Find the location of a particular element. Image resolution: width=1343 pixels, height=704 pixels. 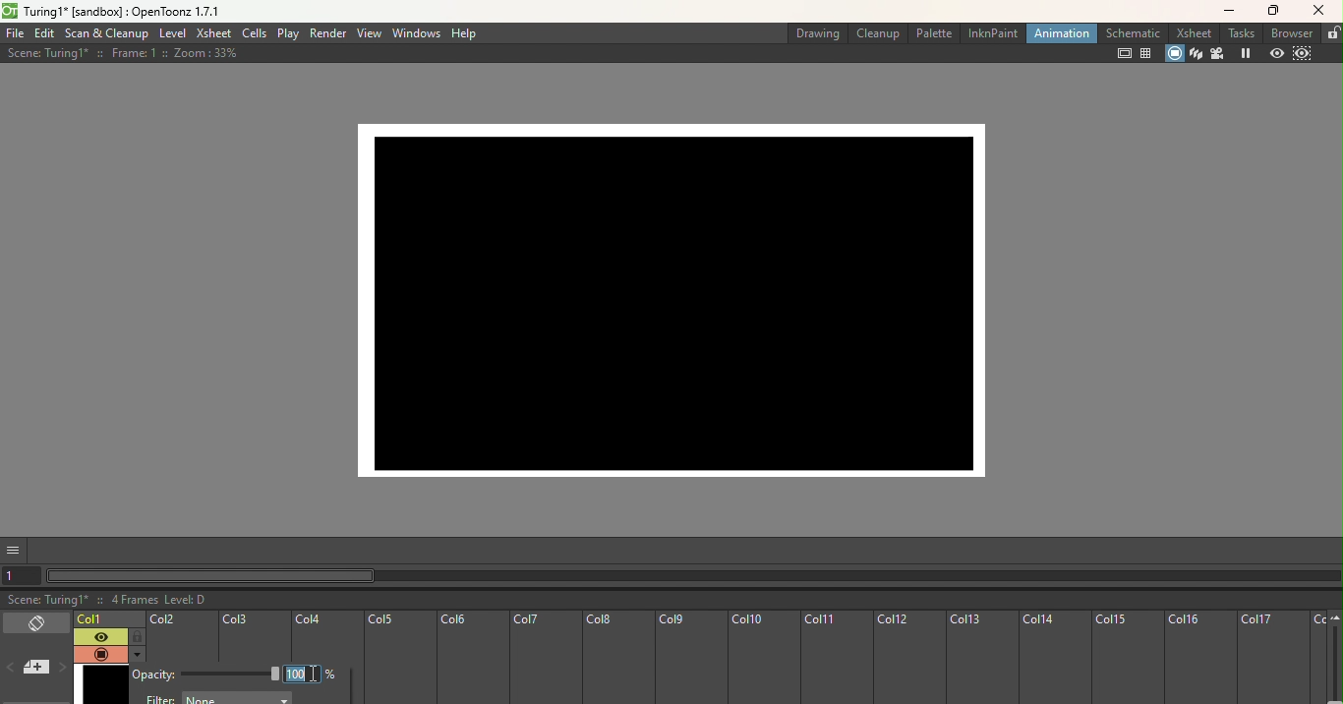

Preview is located at coordinates (1275, 52).